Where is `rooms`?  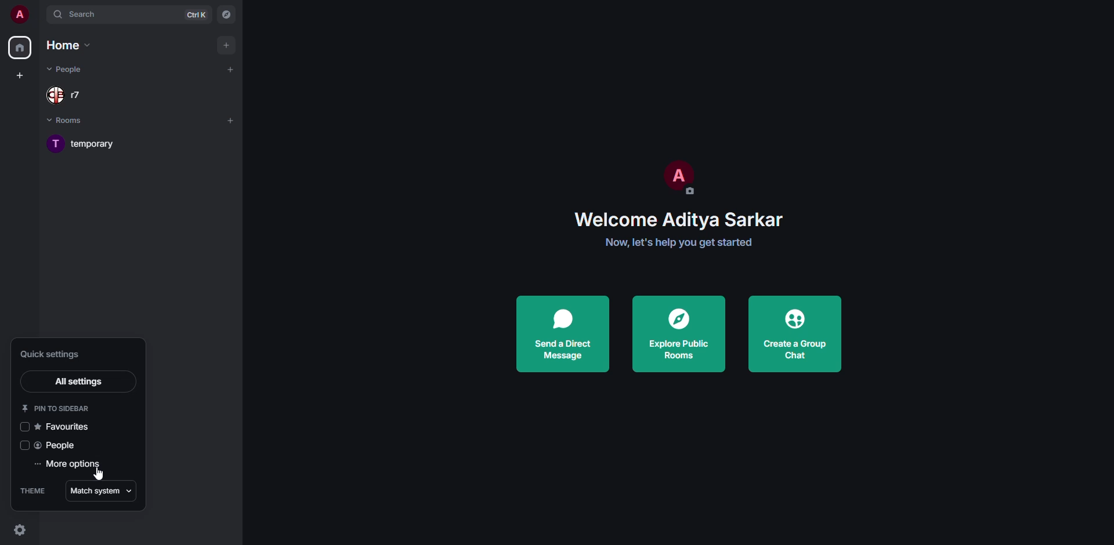
rooms is located at coordinates (70, 121).